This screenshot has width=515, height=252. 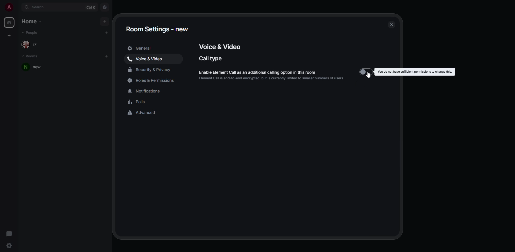 What do you see at coordinates (150, 69) in the screenshot?
I see `security & privacy` at bounding box center [150, 69].